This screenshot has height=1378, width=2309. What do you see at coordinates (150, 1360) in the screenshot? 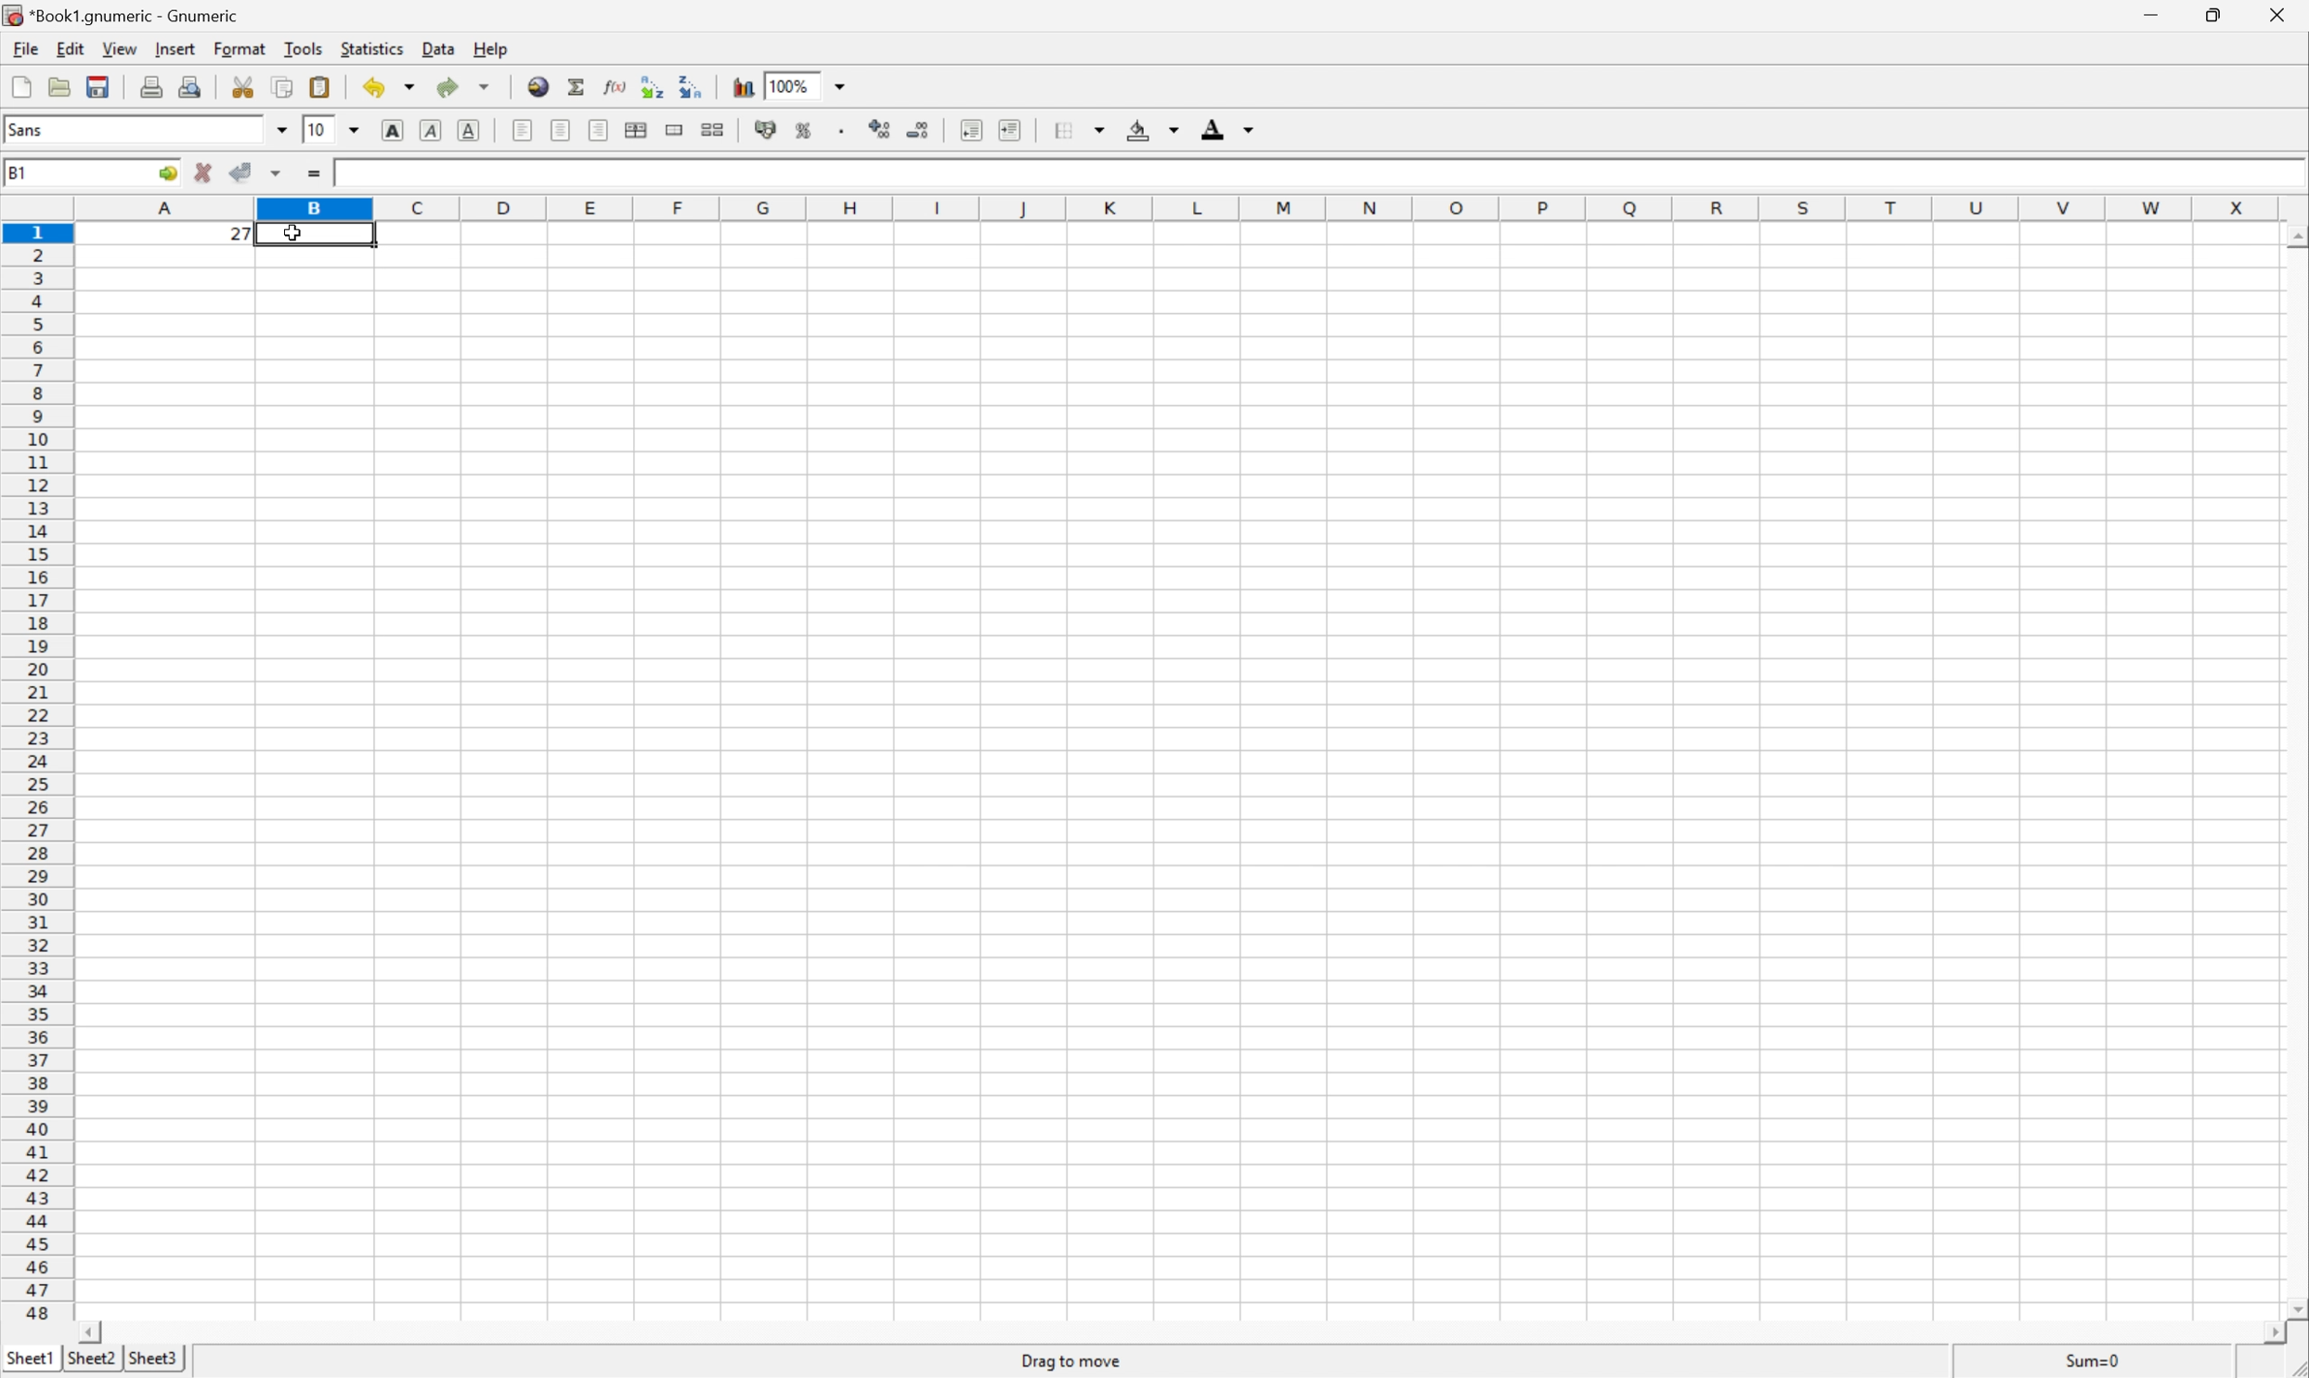
I see `Sheet3` at bounding box center [150, 1360].